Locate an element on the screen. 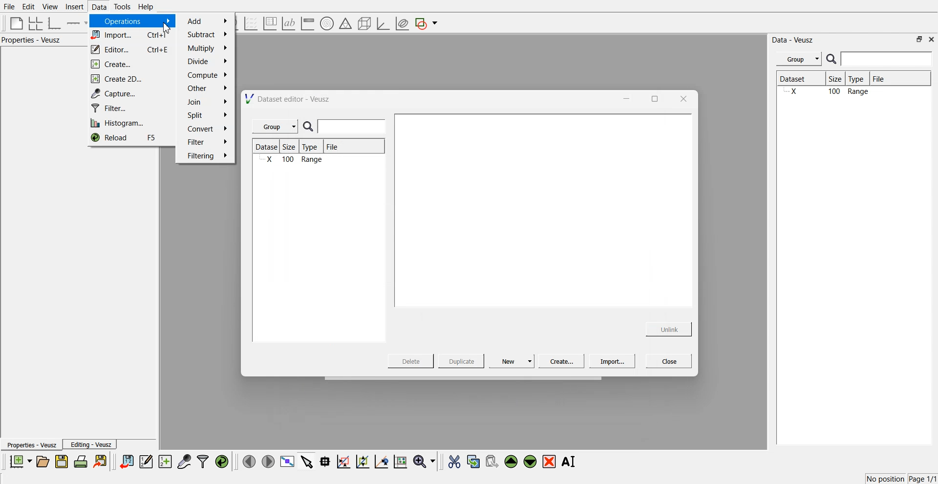  No position is located at coordinates (887, 478).